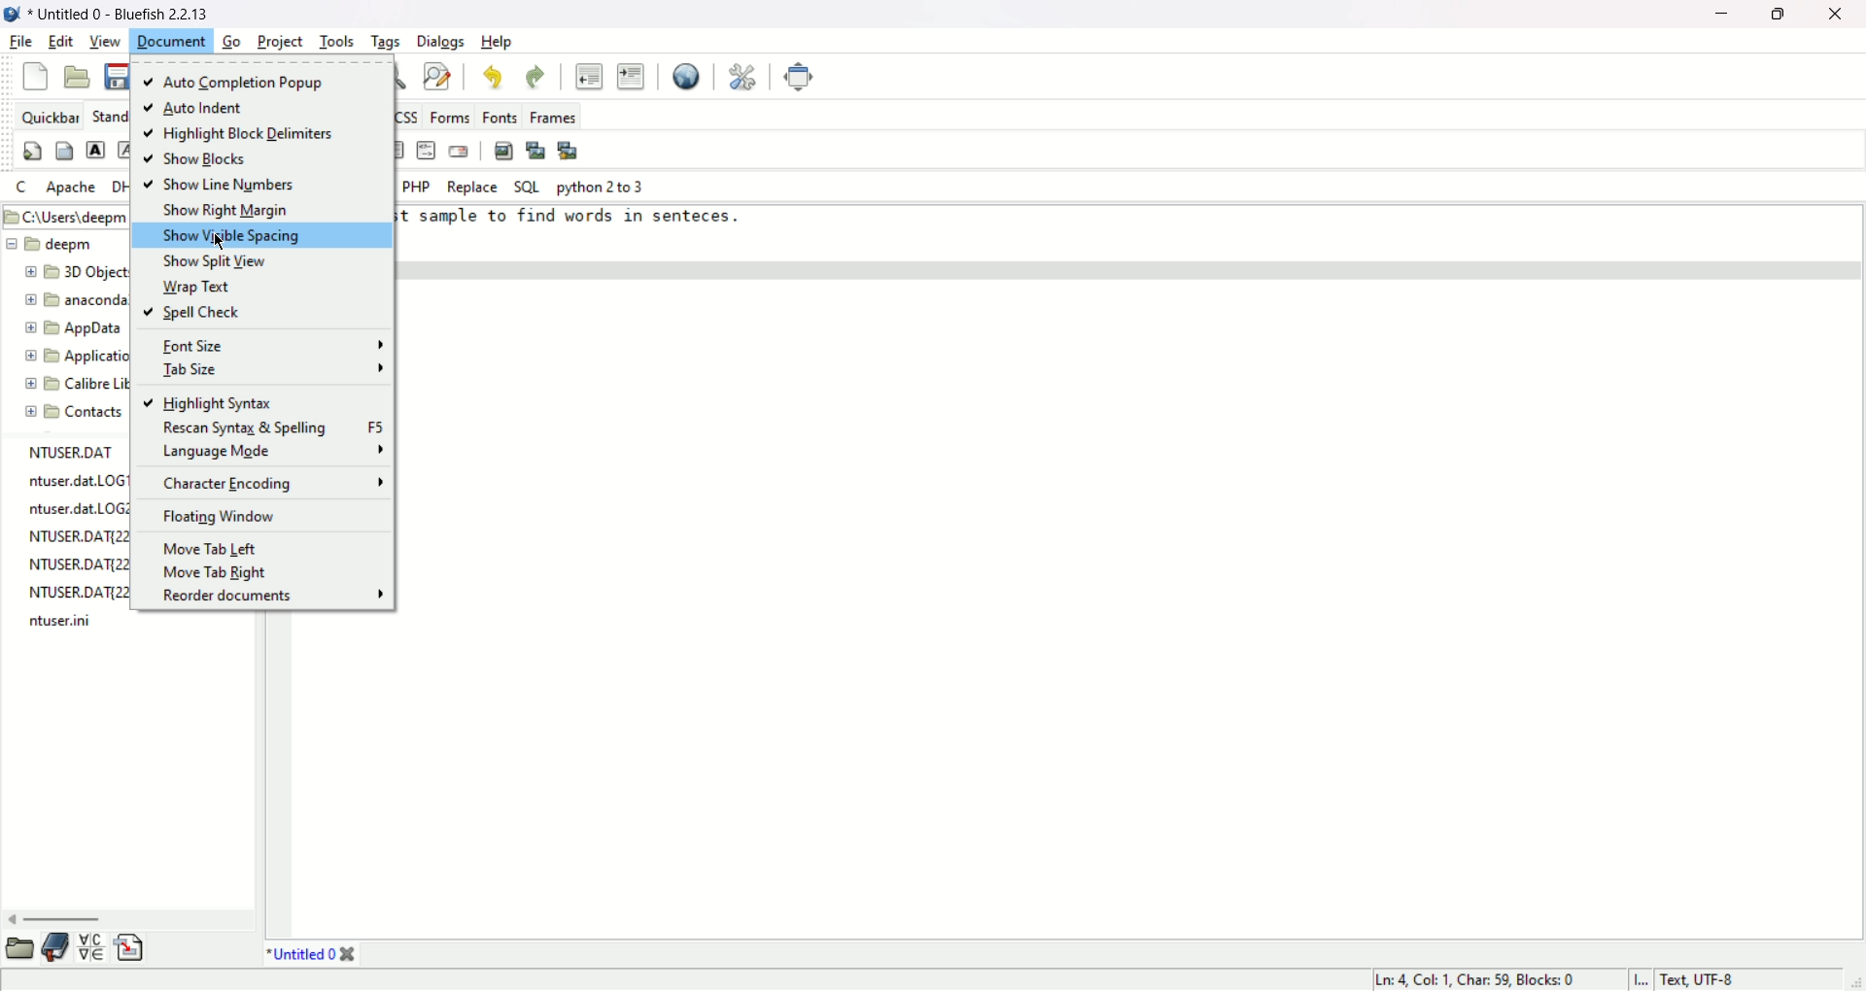  Describe the element at coordinates (1700, 979) in the screenshot. I see `Text, UTF-8` at that location.